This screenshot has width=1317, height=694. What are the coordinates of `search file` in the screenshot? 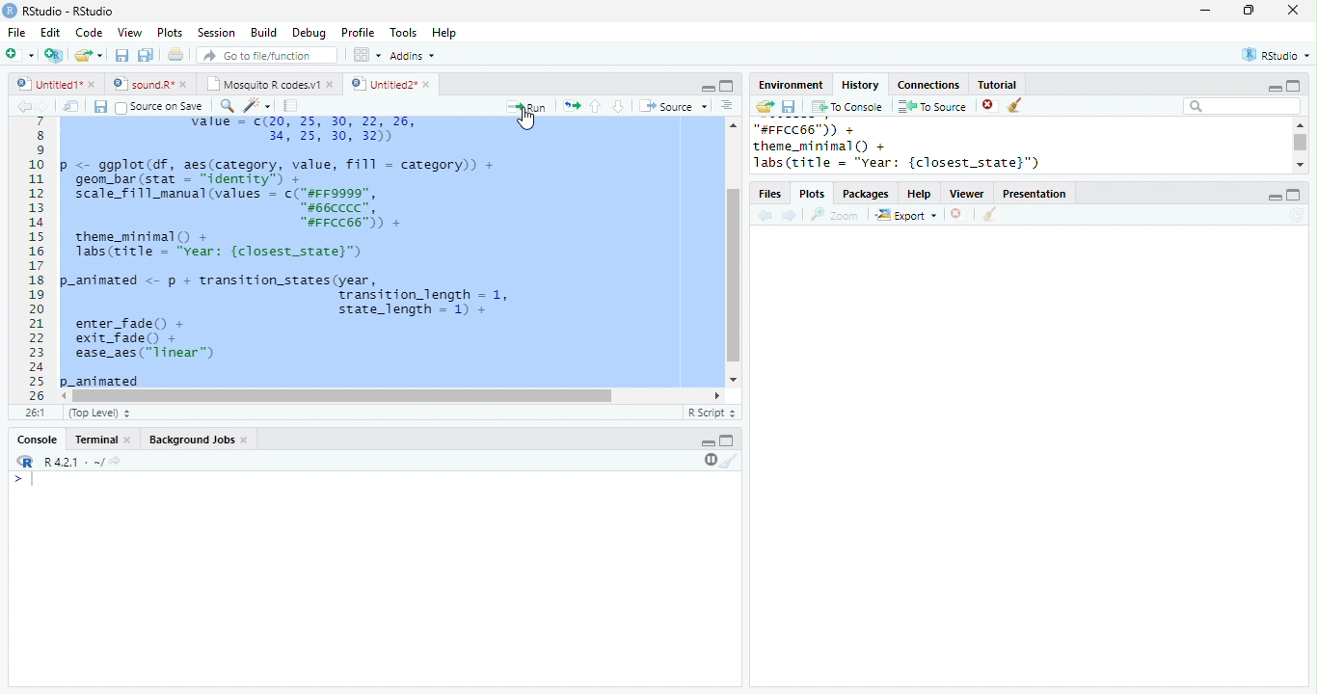 It's located at (265, 55).